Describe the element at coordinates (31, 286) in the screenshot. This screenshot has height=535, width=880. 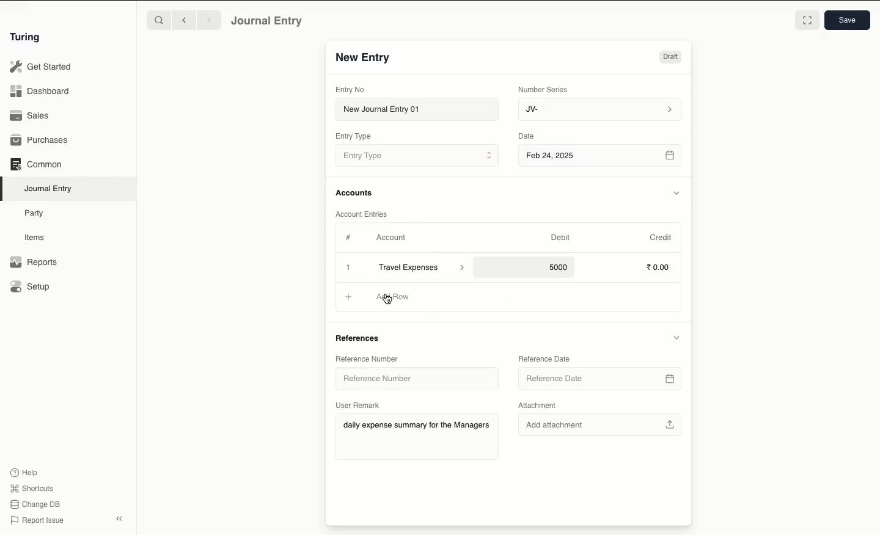
I see `Setup` at that location.